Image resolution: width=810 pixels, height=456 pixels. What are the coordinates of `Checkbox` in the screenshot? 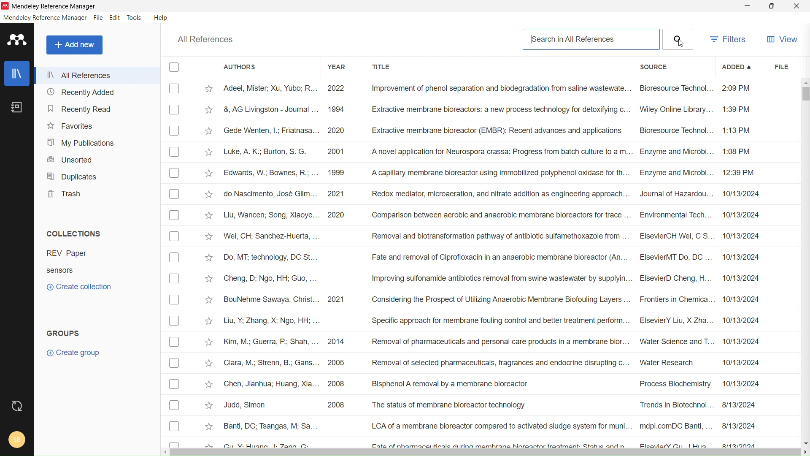 It's located at (175, 343).